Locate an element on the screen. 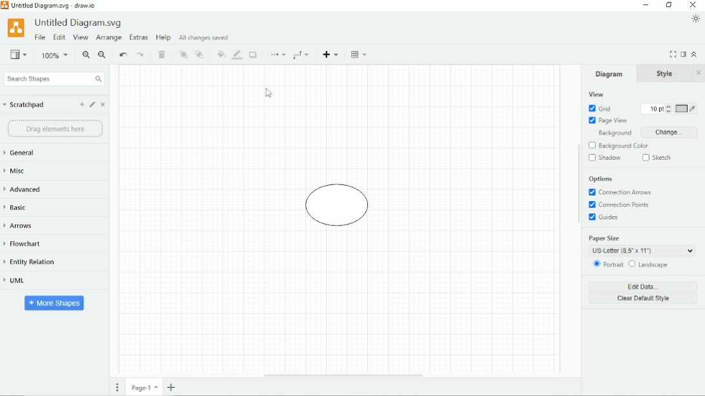  Entity Relation is located at coordinates (30, 262).